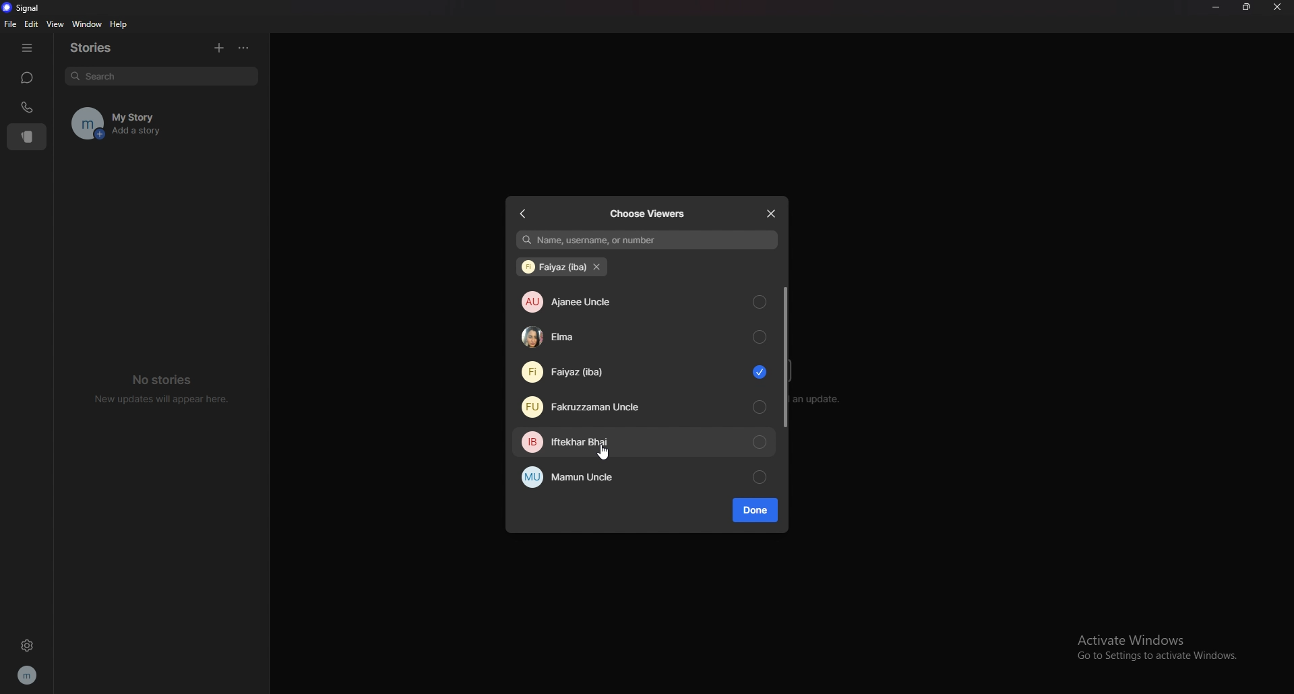 Image resolution: width=1294 pixels, height=694 pixels. What do you see at coordinates (595, 267) in the screenshot?
I see `remove` at bounding box center [595, 267].